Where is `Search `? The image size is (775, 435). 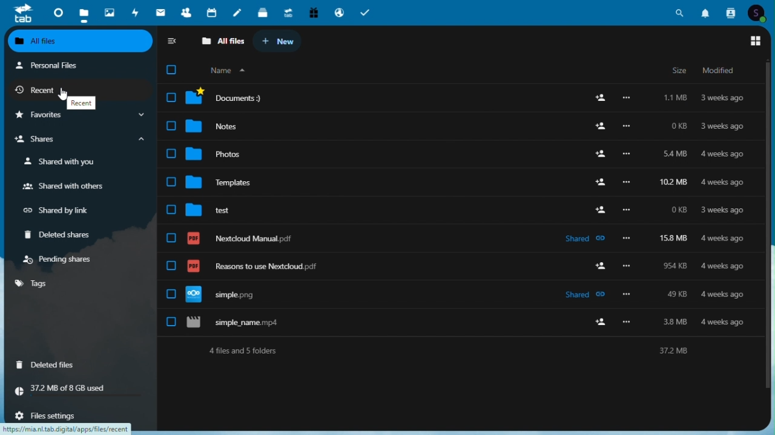
Search  is located at coordinates (682, 11).